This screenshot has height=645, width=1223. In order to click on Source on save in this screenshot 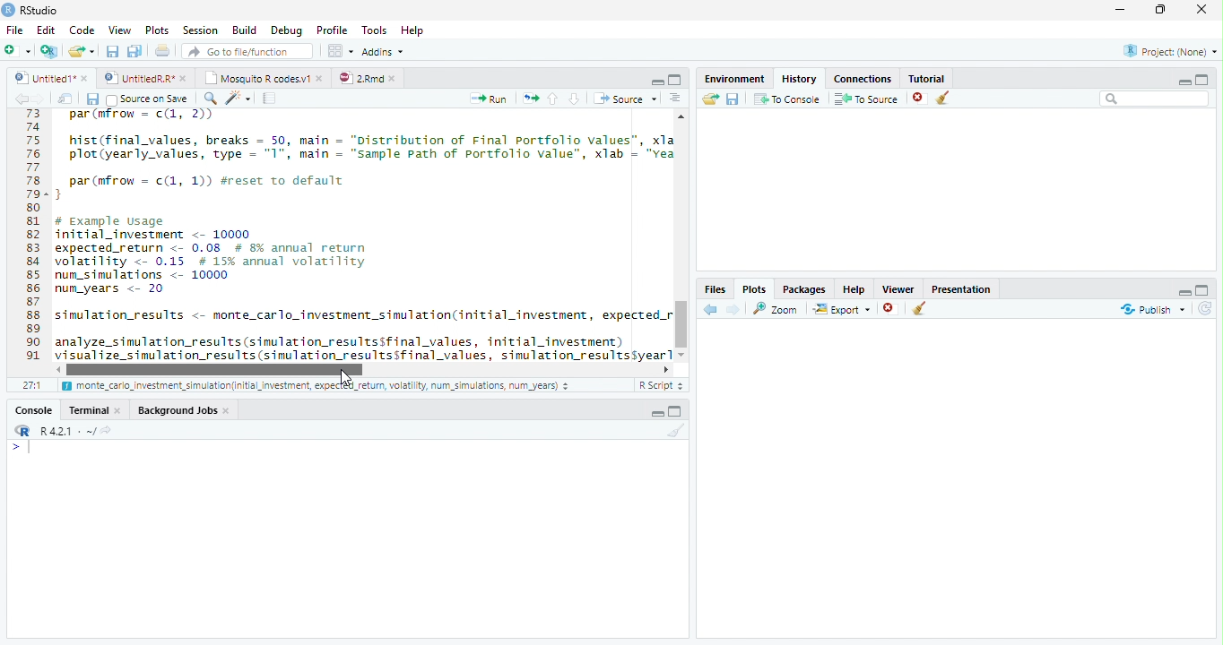, I will do `click(149, 99)`.